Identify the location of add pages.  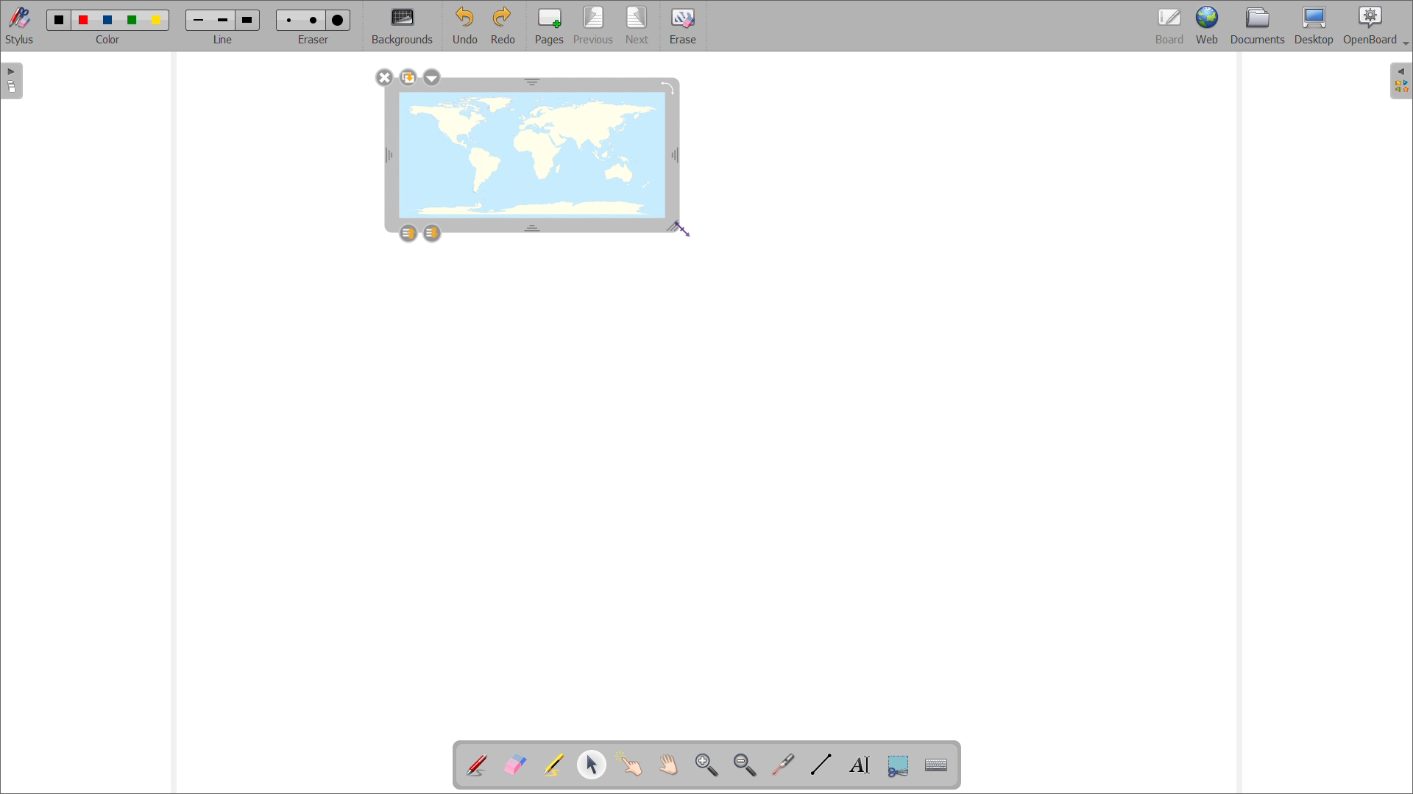
(548, 26).